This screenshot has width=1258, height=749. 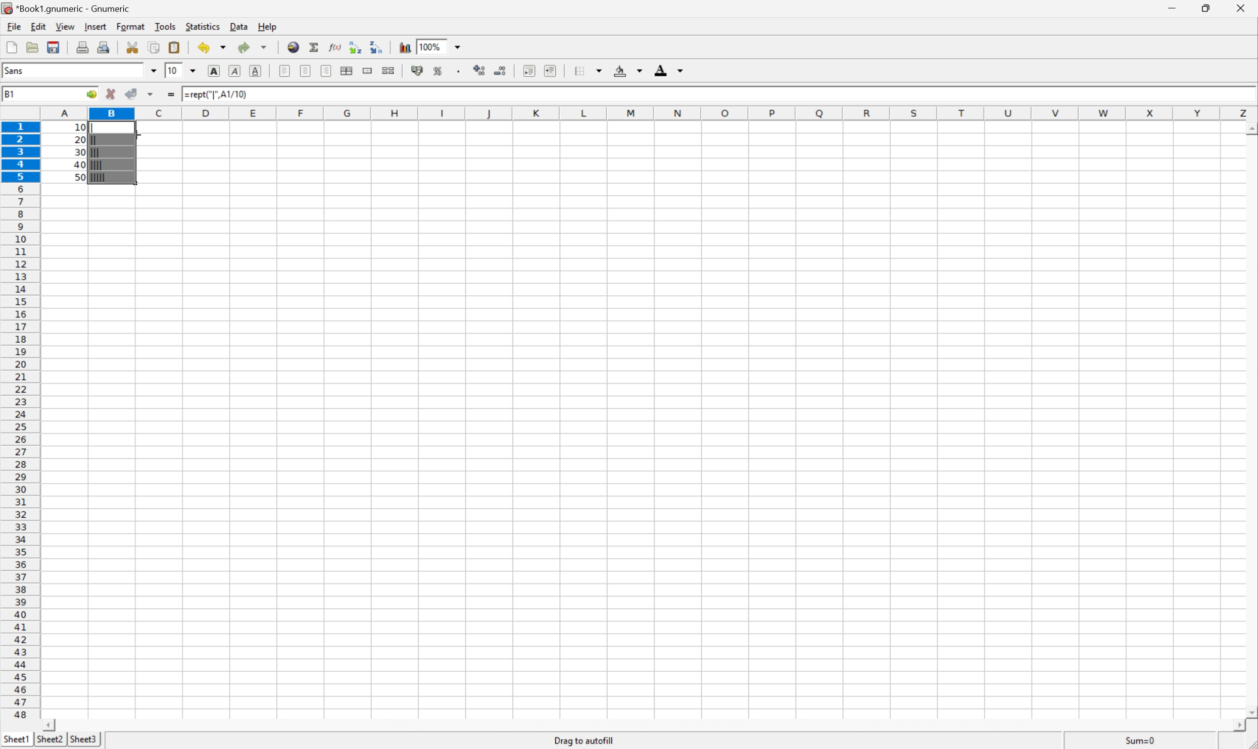 What do you see at coordinates (1250, 711) in the screenshot?
I see `Scroll Down` at bounding box center [1250, 711].